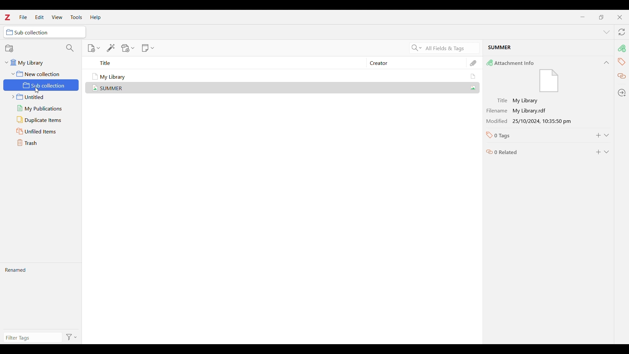  Describe the element at coordinates (128, 48) in the screenshot. I see `Add attachment ` at that location.